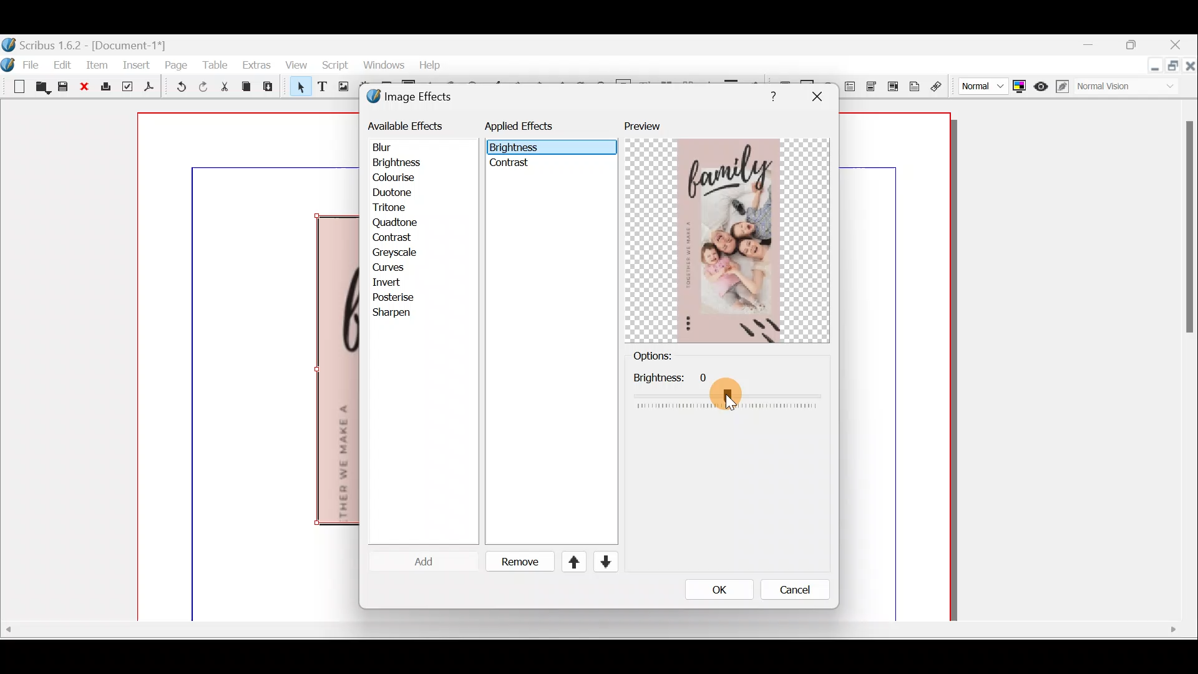 This screenshot has width=1198, height=674. I want to click on Cancel, so click(792, 590).